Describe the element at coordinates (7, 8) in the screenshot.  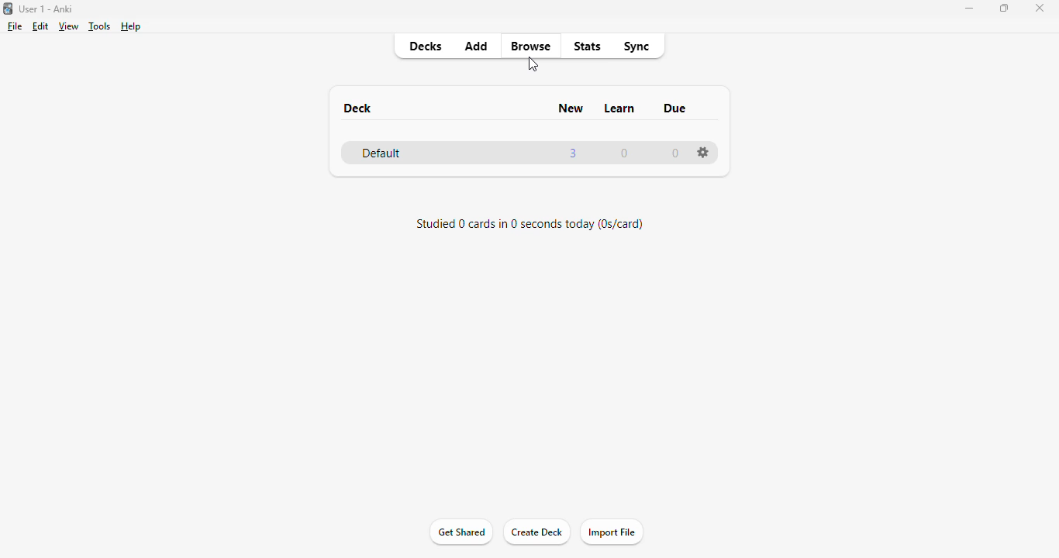
I see `logo` at that location.